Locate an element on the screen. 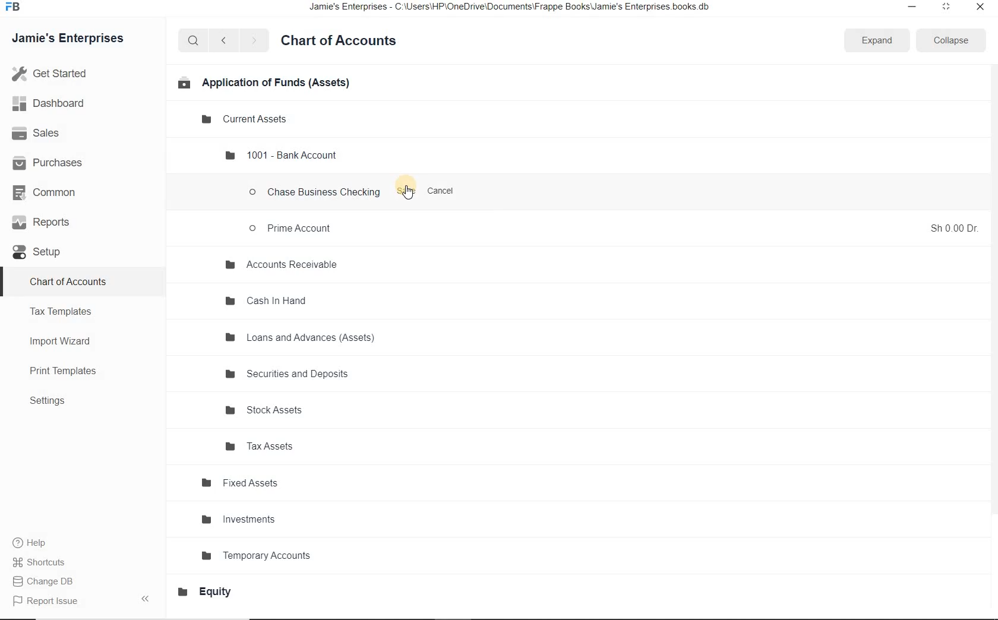 The image size is (998, 620). Save is located at coordinates (407, 192).